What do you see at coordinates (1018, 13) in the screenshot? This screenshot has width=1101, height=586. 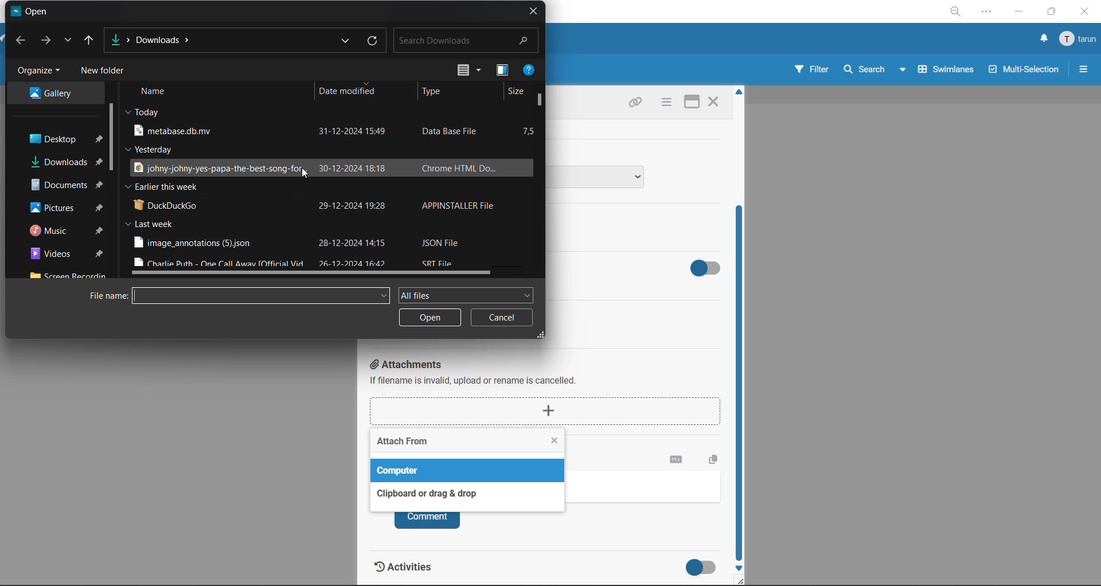 I see `minimize` at bounding box center [1018, 13].